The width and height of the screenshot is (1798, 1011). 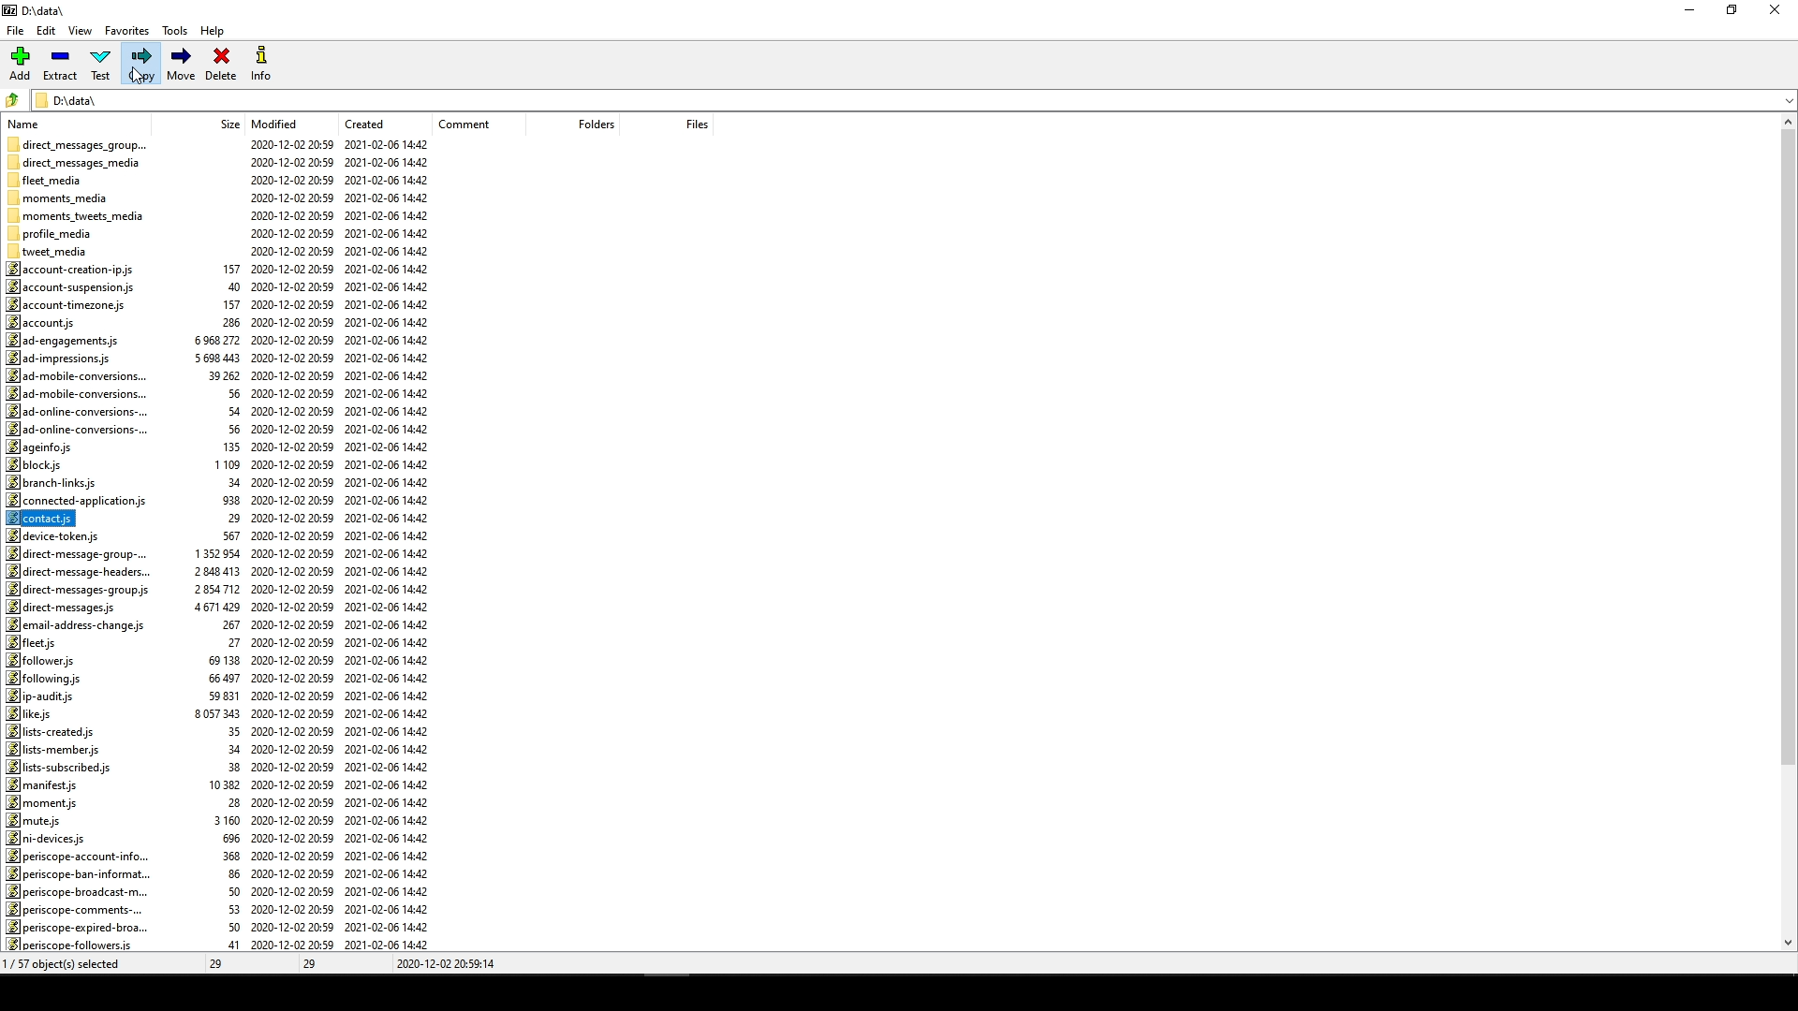 I want to click on Test, so click(x=102, y=64).